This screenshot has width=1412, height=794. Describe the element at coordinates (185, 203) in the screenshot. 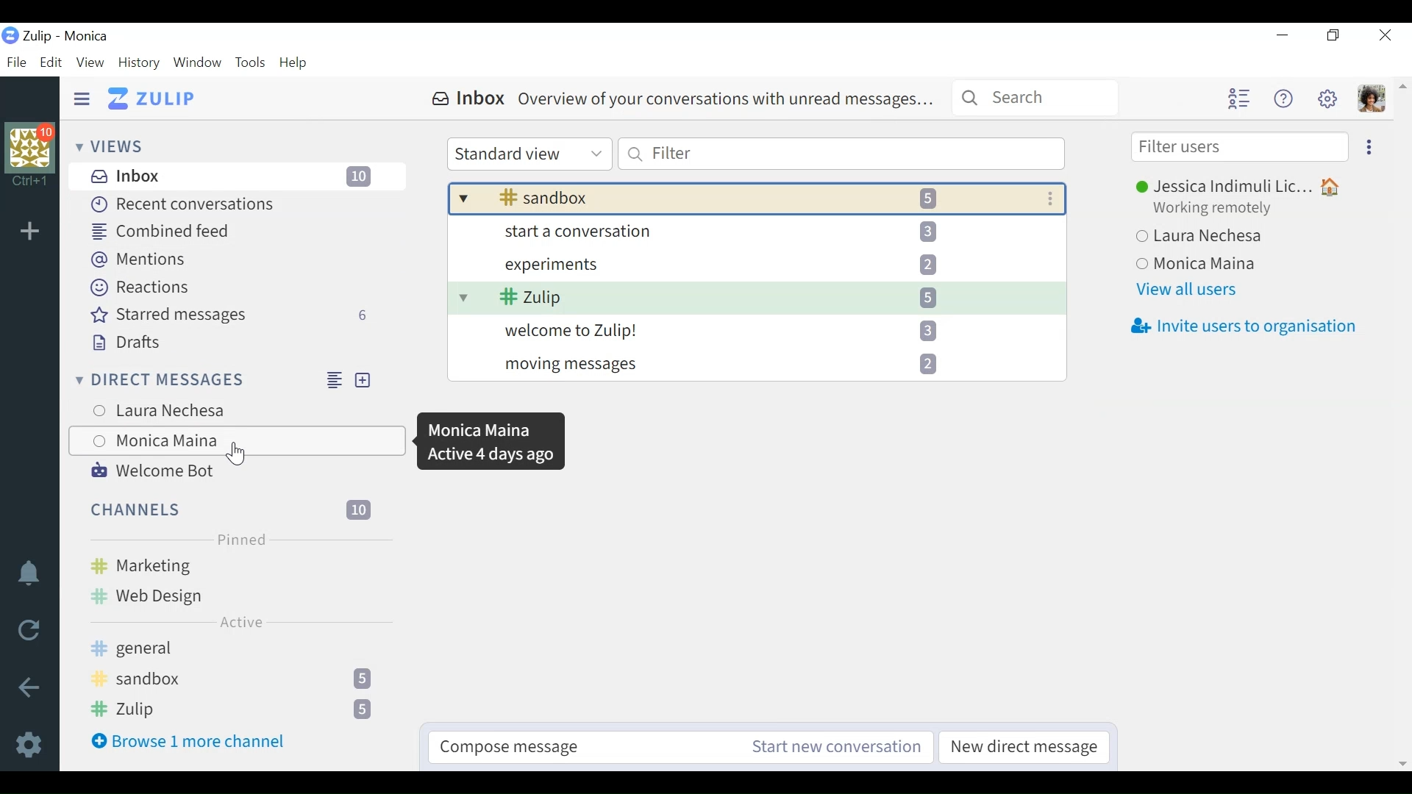

I see `Recent conversations` at that location.